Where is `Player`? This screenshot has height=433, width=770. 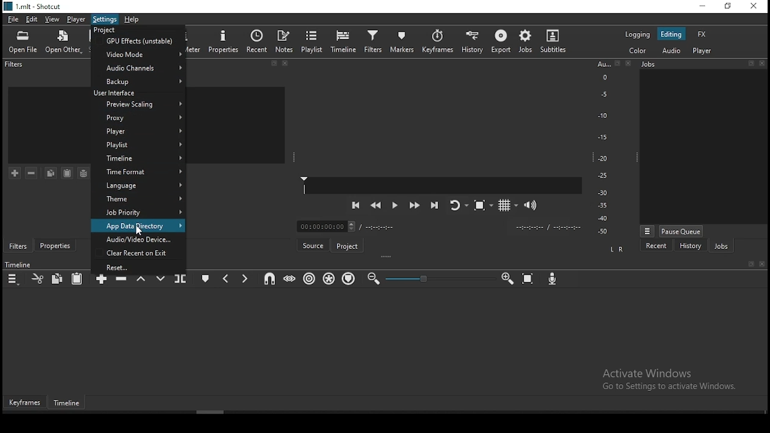
Player is located at coordinates (443, 185).